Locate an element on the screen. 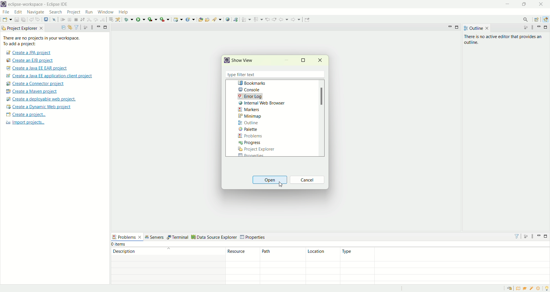 The width and height of the screenshot is (550, 292). cancel is located at coordinates (307, 180).